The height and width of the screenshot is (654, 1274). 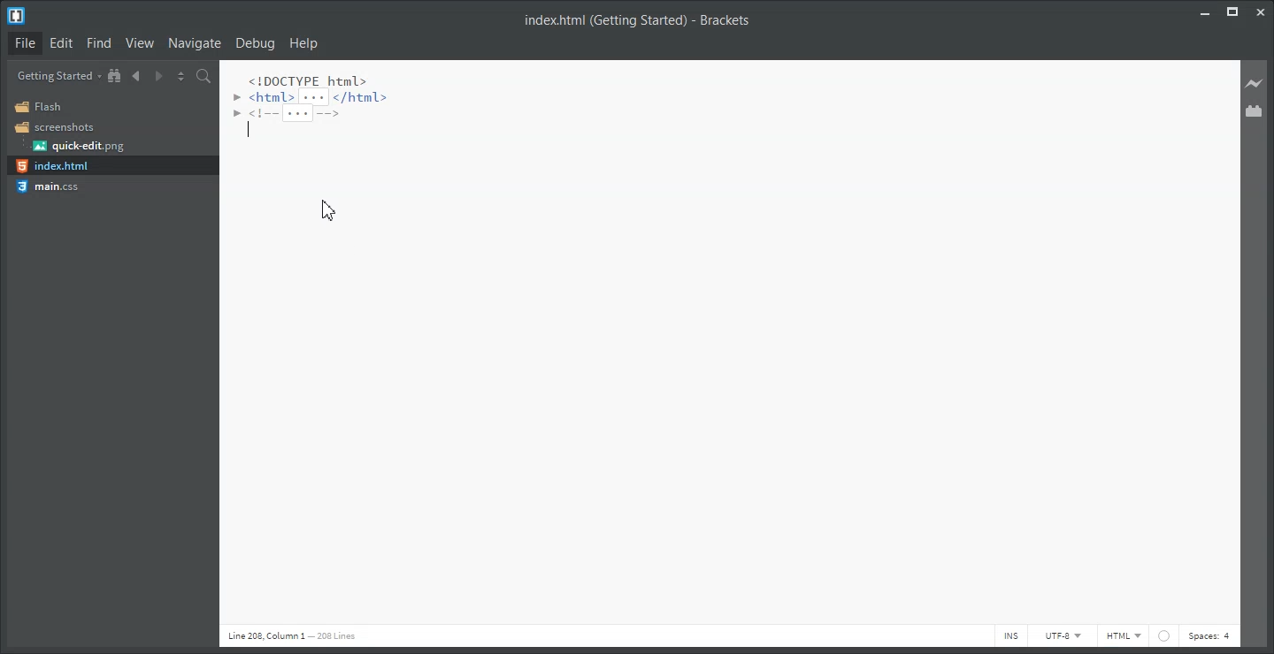 What do you see at coordinates (158, 76) in the screenshot?
I see `Navigate Forward` at bounding box center [158, 76].